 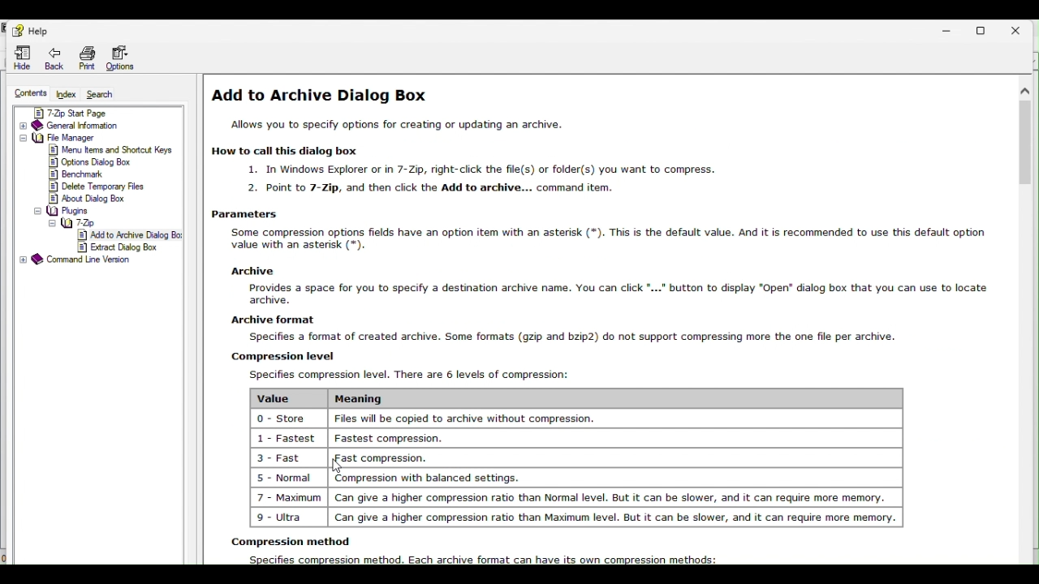 I want to click on Options, so click(x=129, y=58).